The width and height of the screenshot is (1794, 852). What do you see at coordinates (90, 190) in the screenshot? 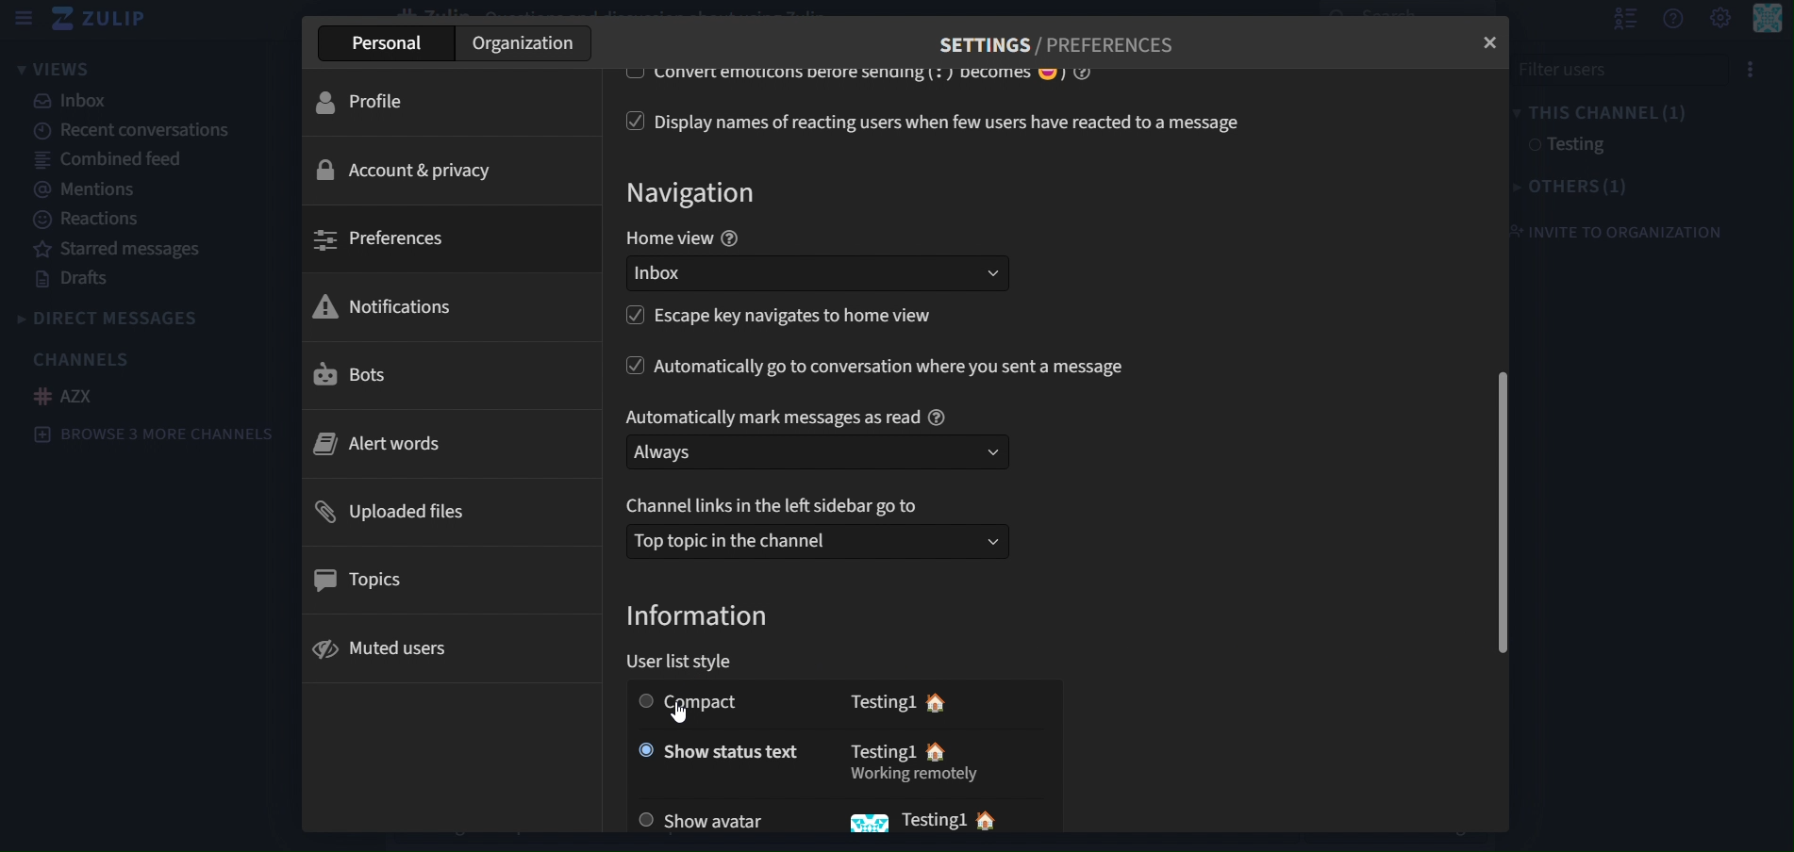
I see `mentions` at bounding box center [90, 190].